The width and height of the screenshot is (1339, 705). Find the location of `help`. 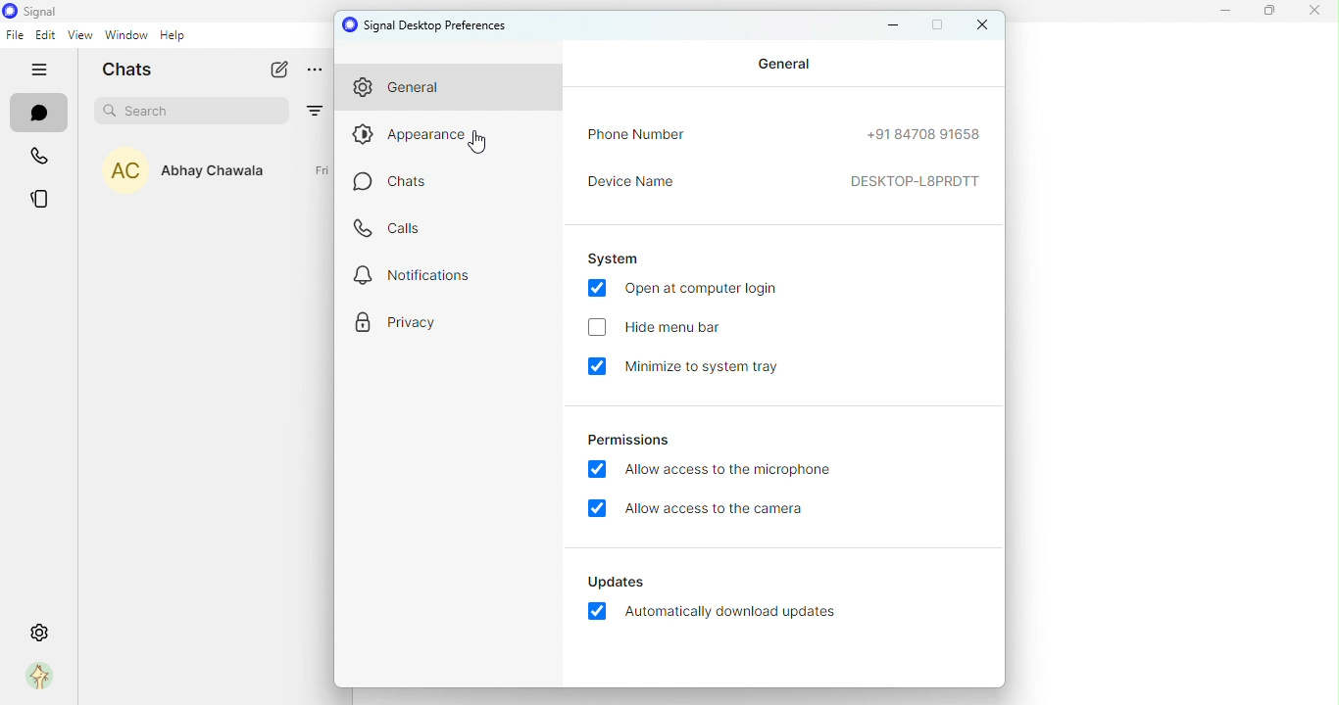

help is located at coordinates (174, 39).